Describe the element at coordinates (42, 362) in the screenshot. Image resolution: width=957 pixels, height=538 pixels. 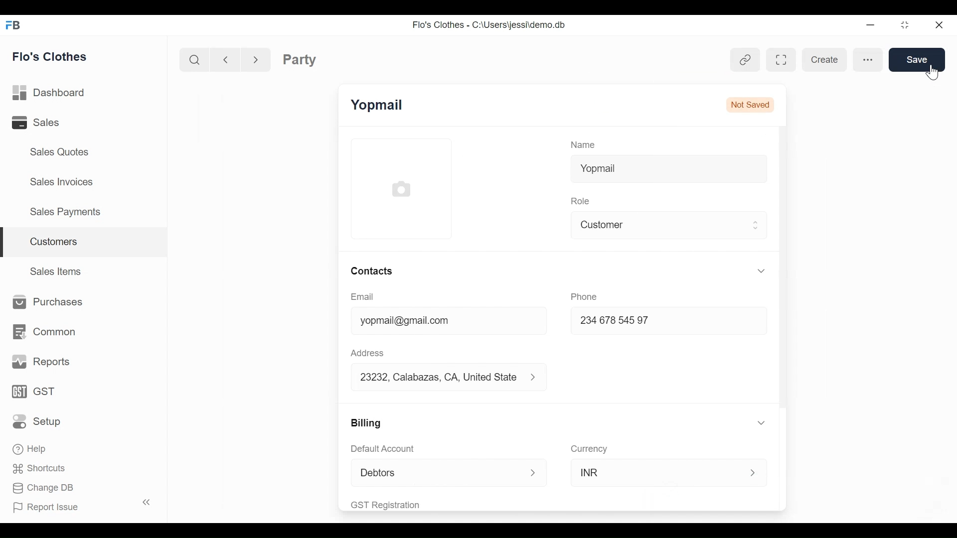
I see `Reports` at that location.